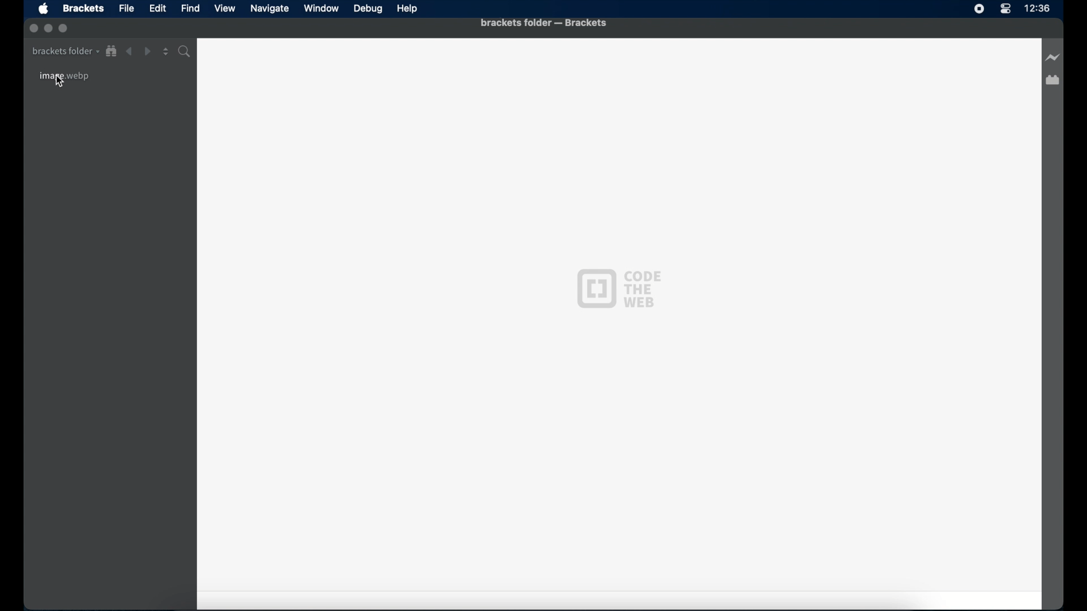 This screenshot has height=611, width=1087. Describe the element at coordinates (112, 51) in the screenshot. I see `show in file tree` at that location.